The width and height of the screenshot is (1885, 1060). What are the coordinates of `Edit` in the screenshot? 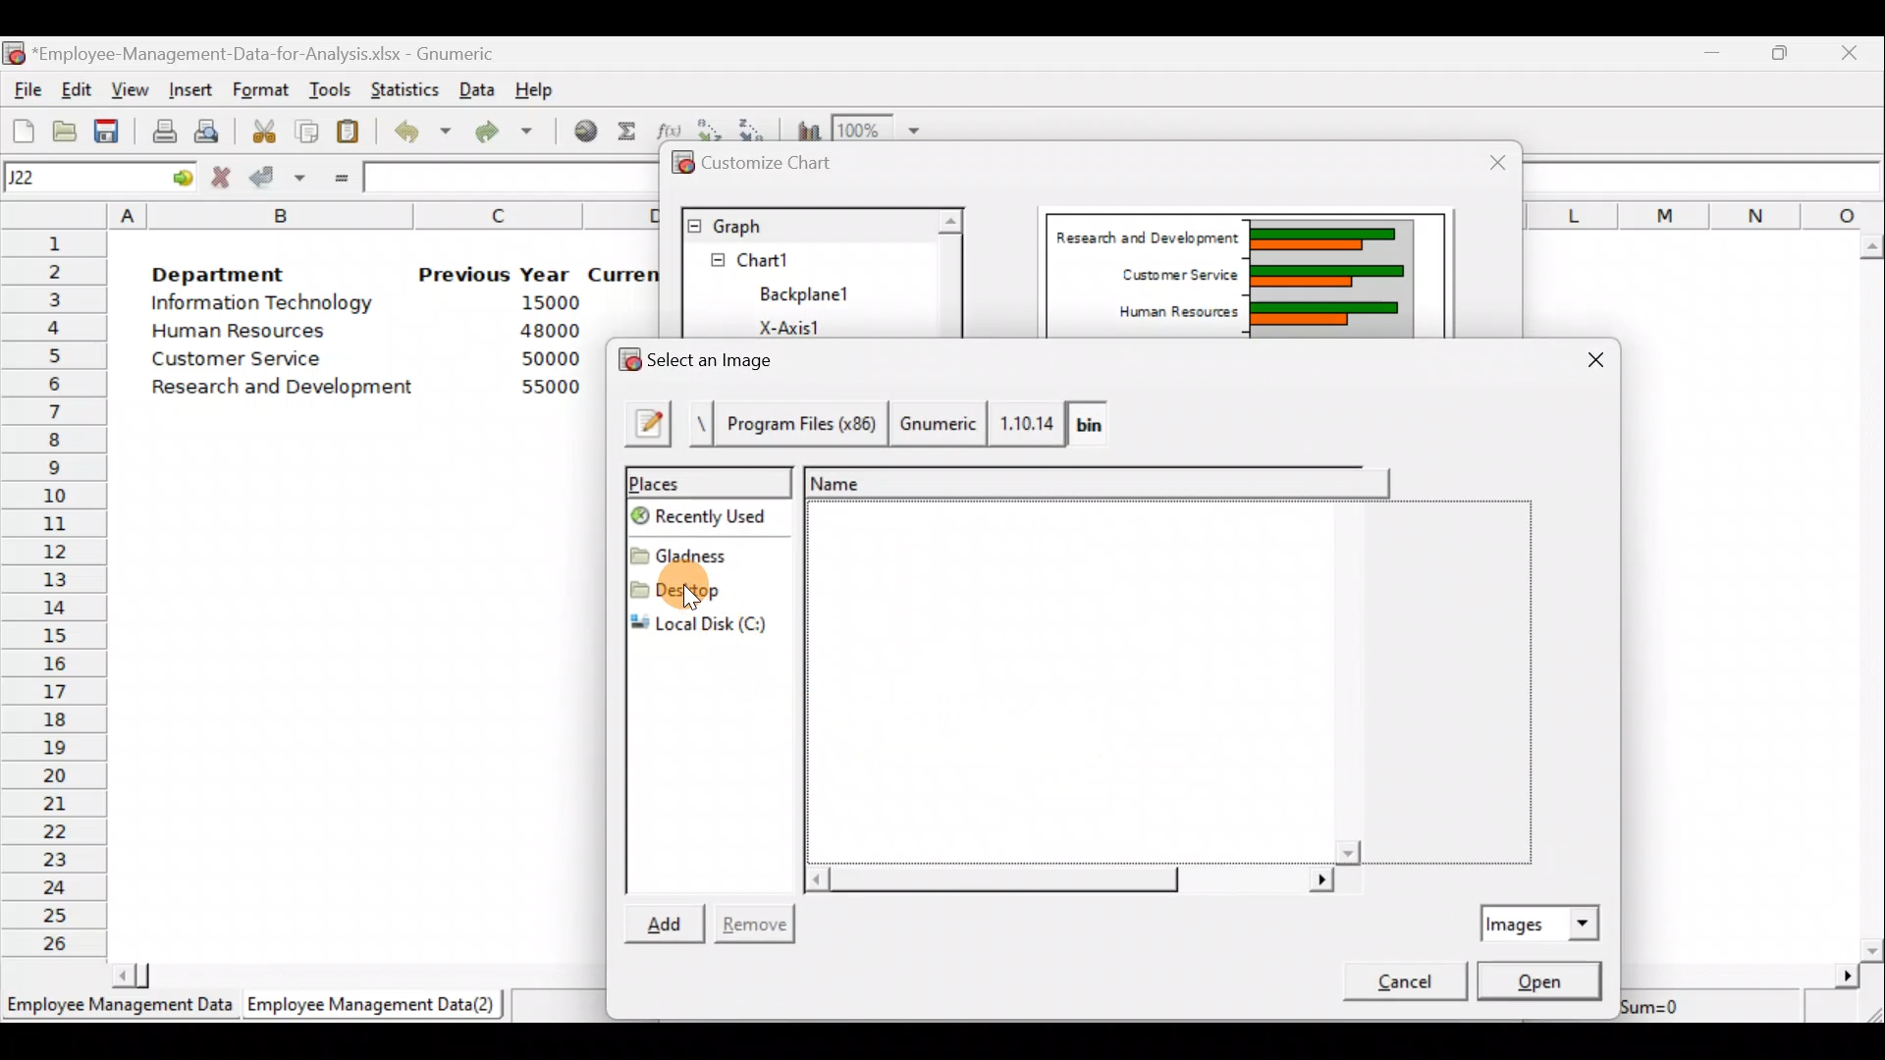 It's located at (79, 88).